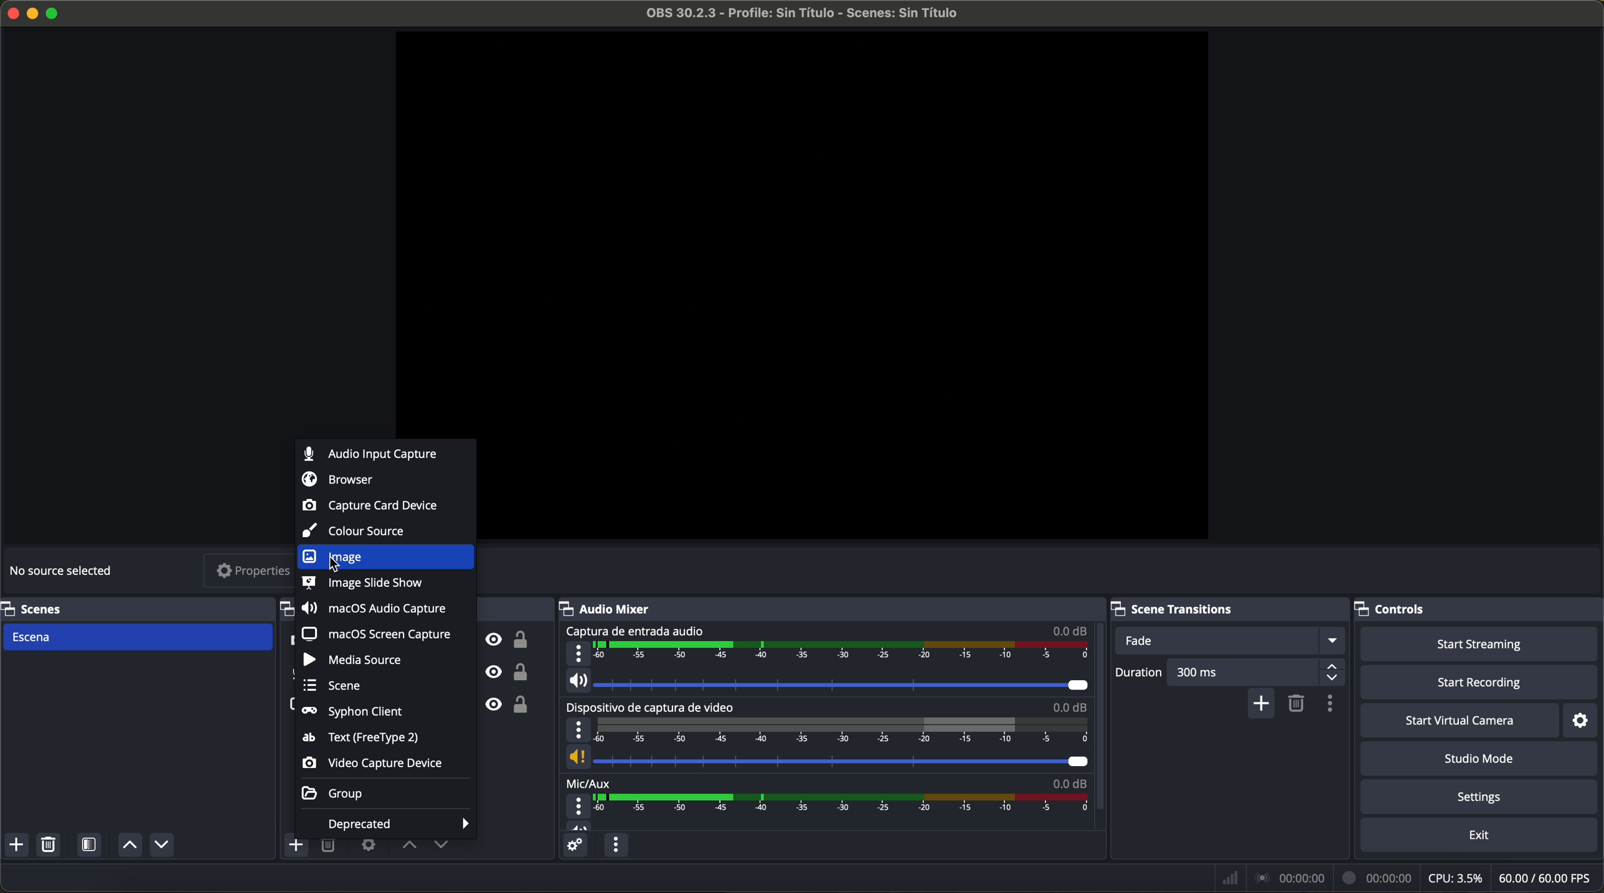 This screenshot has height=893, width=1604. I want to click on no source selected, so click(65, 569).